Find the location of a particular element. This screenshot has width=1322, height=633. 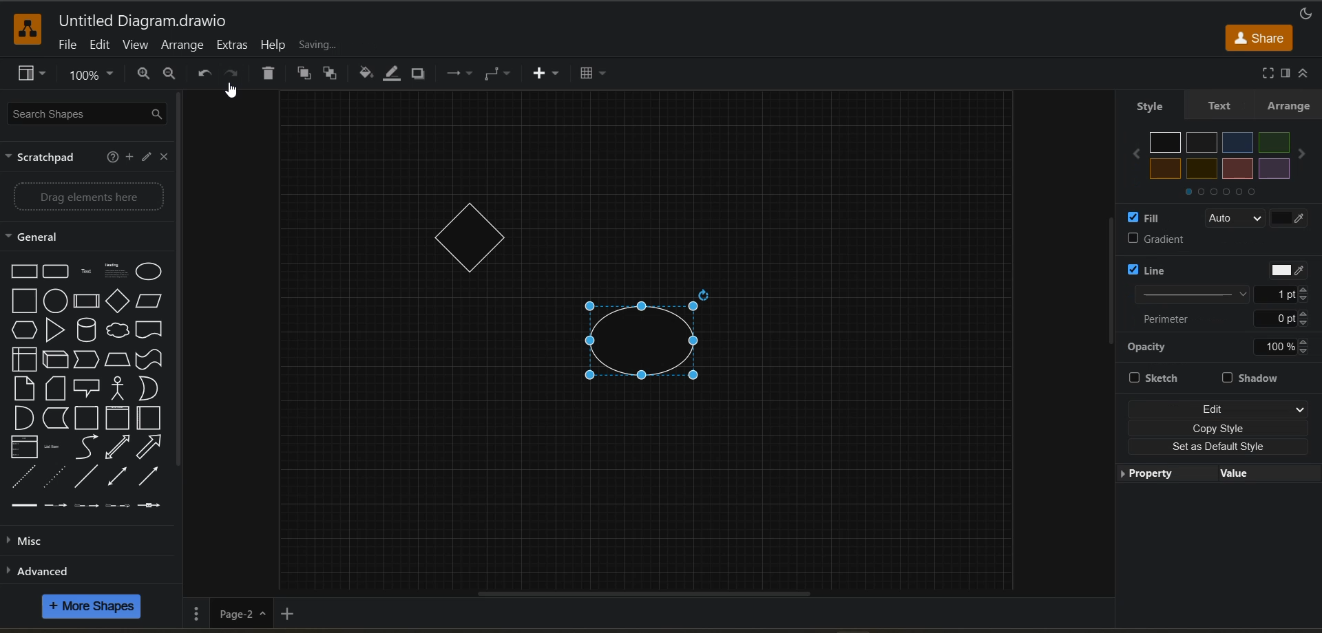

list item is located at coordinates (53, 445).